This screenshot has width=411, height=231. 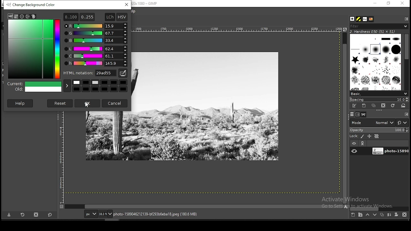 I want to click on filter brushes, so click(x=379, y=26).